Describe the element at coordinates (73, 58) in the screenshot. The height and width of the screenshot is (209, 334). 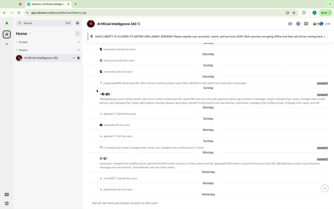
I see `Room options` at that location.